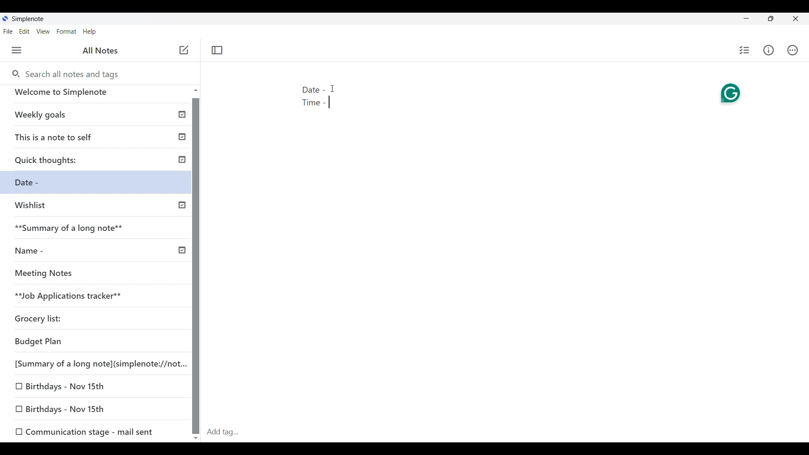  I want to click on Add note, so click(185, 50).